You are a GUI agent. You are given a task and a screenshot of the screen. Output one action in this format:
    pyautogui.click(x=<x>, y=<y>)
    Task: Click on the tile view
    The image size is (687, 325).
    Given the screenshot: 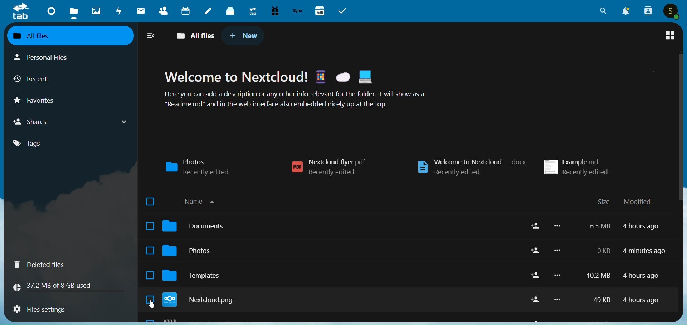 What is the action you would take?
    pyautogui.click(x=670, y=35)
    